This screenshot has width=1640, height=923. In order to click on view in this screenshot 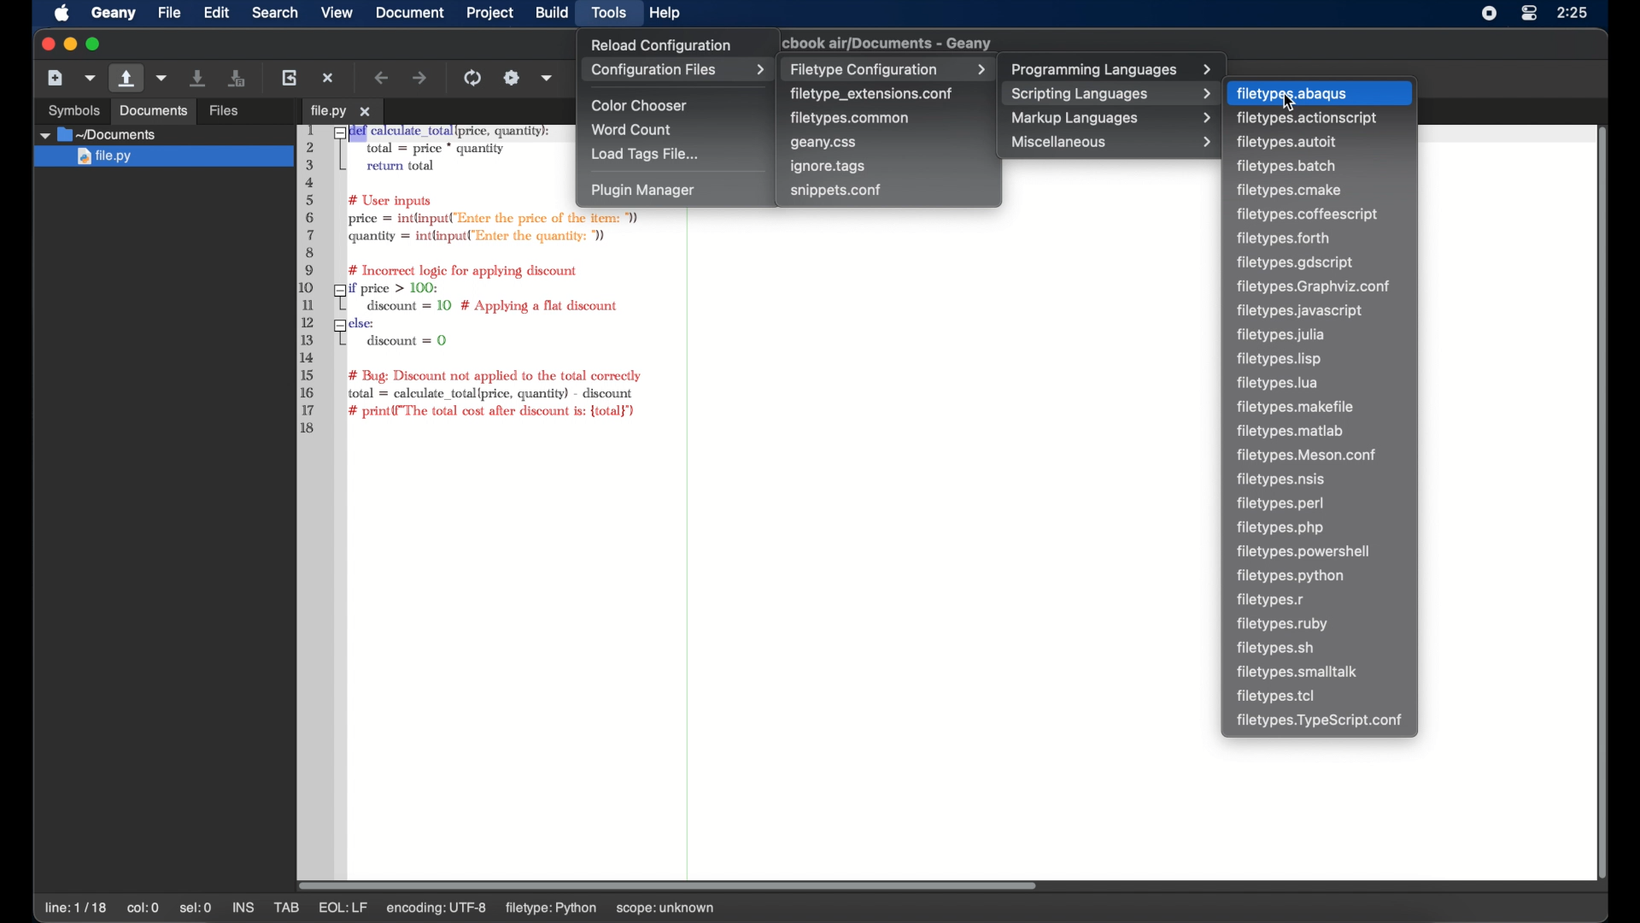, I will do `click(337, 13)`.